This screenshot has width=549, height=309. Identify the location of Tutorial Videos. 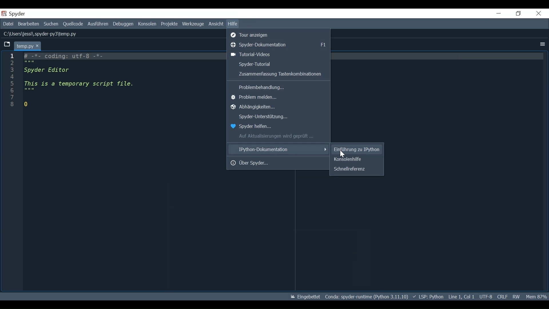
(279, 54).